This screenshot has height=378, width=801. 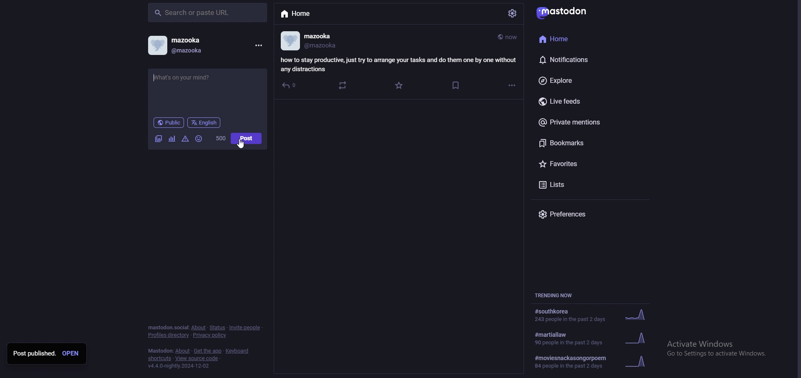 What do you see at coordinates (304, 14) in the screenshot?
I see `home` at bounding box center [304, 14].